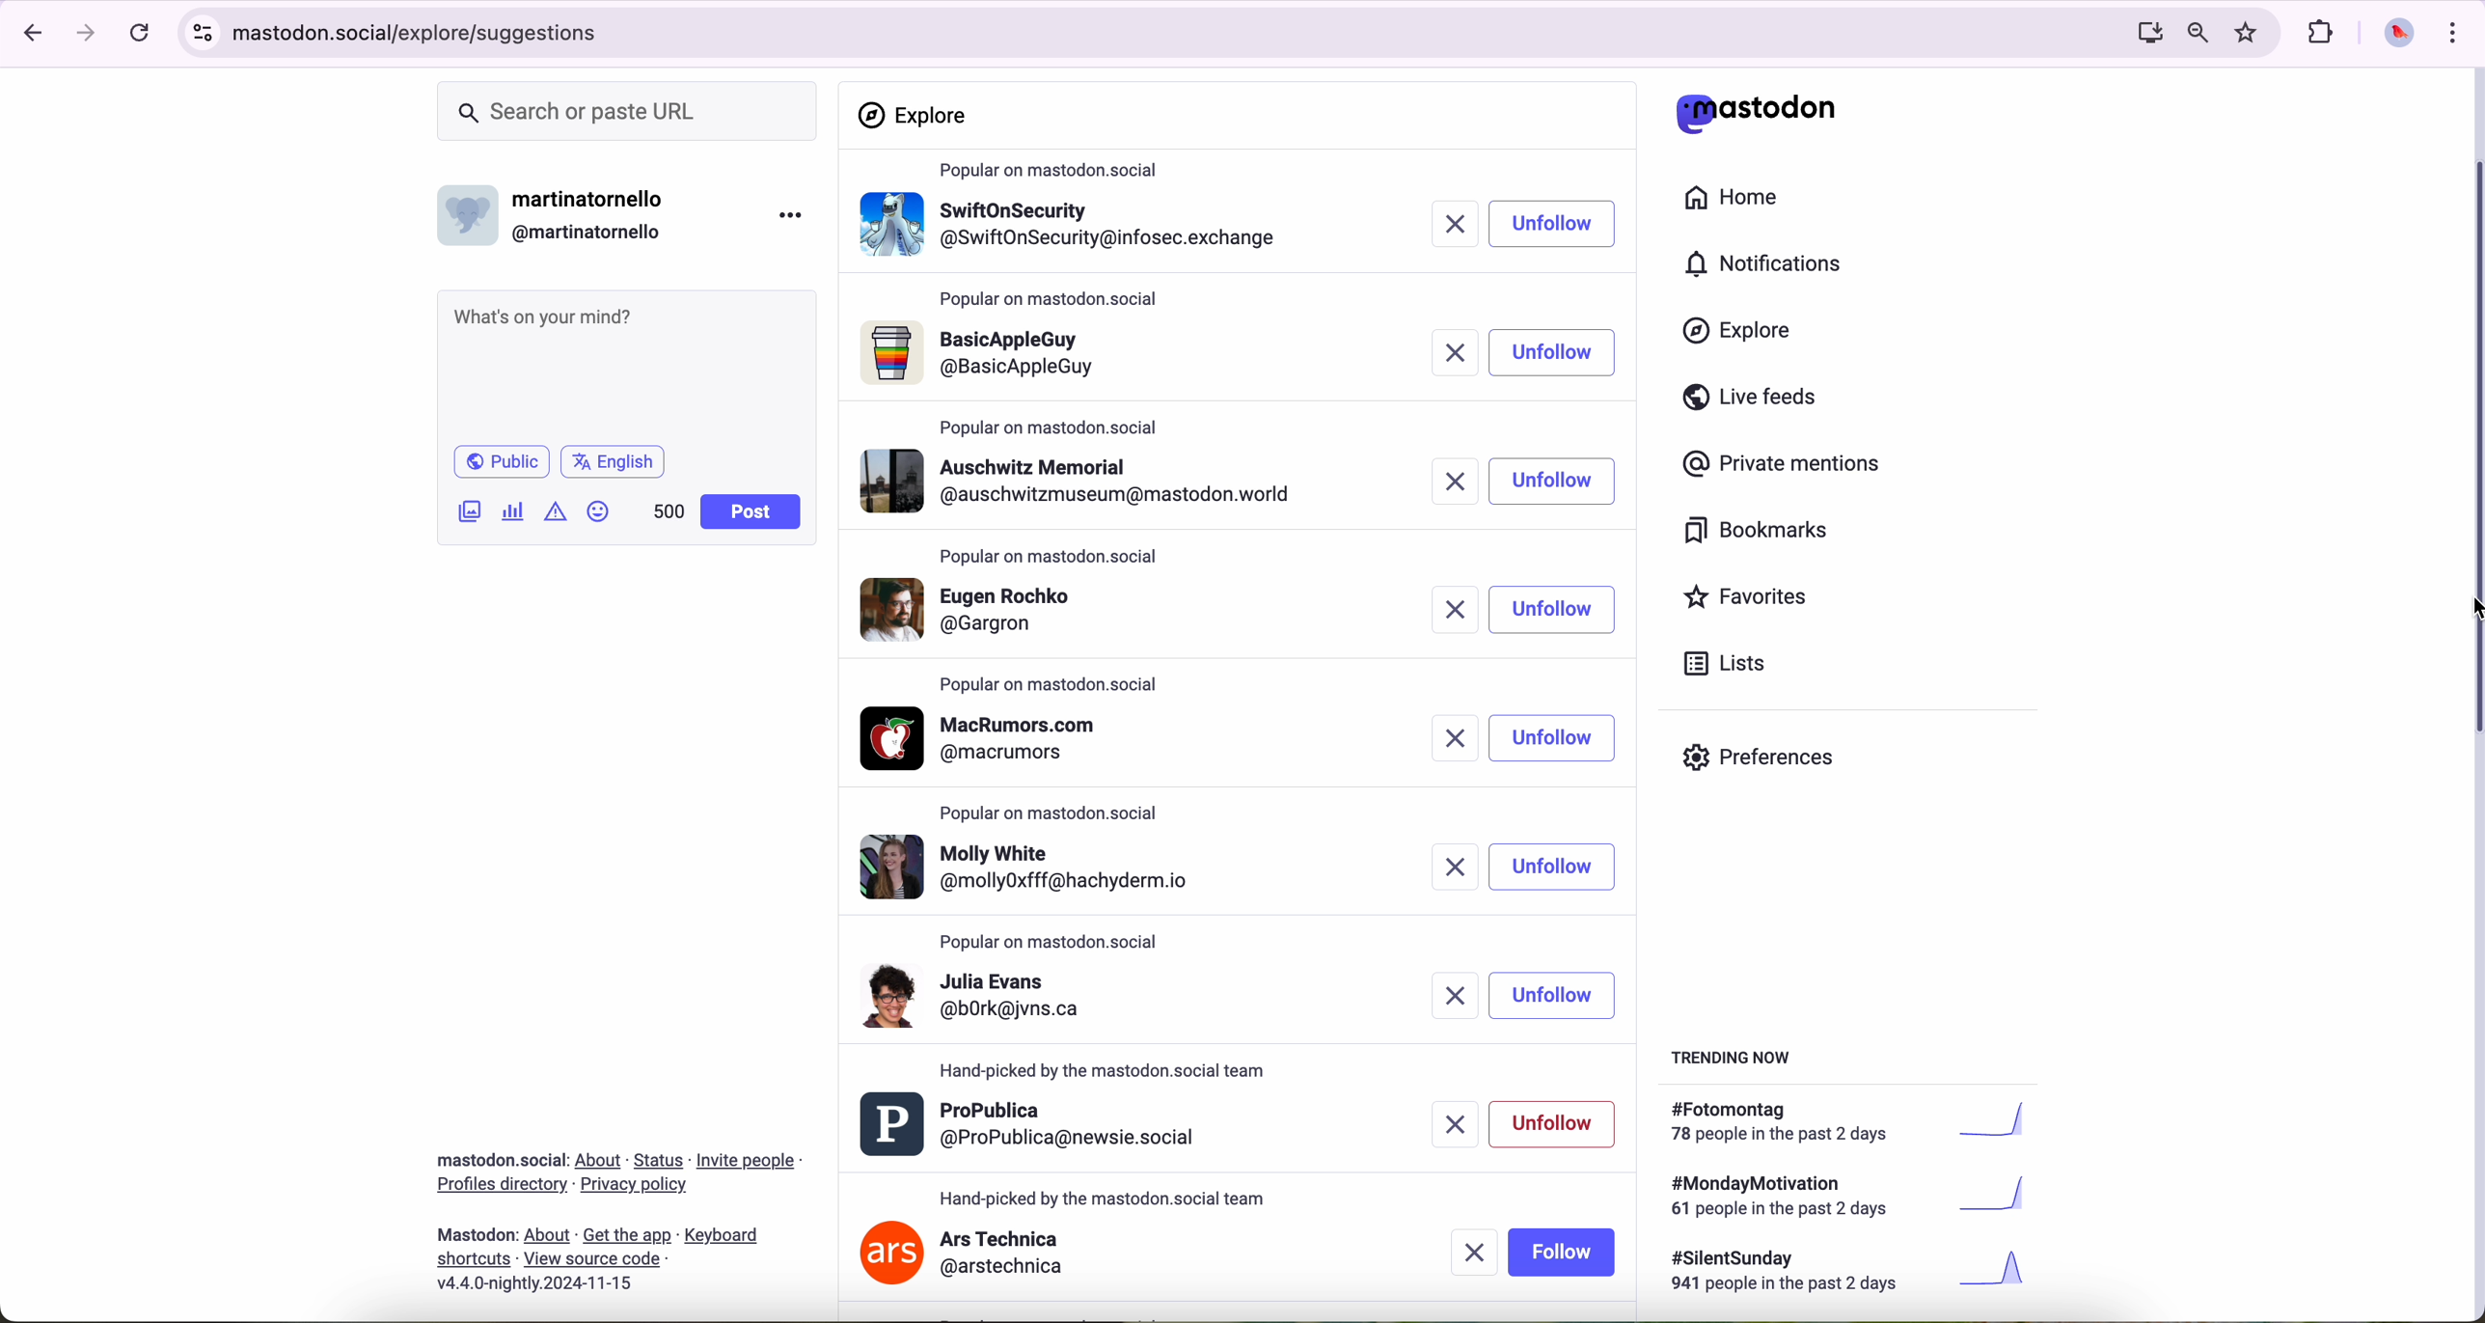  Describe the element at coordinates (1105, 1196) in the screenshot. I see `hand-picked by the mastodon.social team` at that location.